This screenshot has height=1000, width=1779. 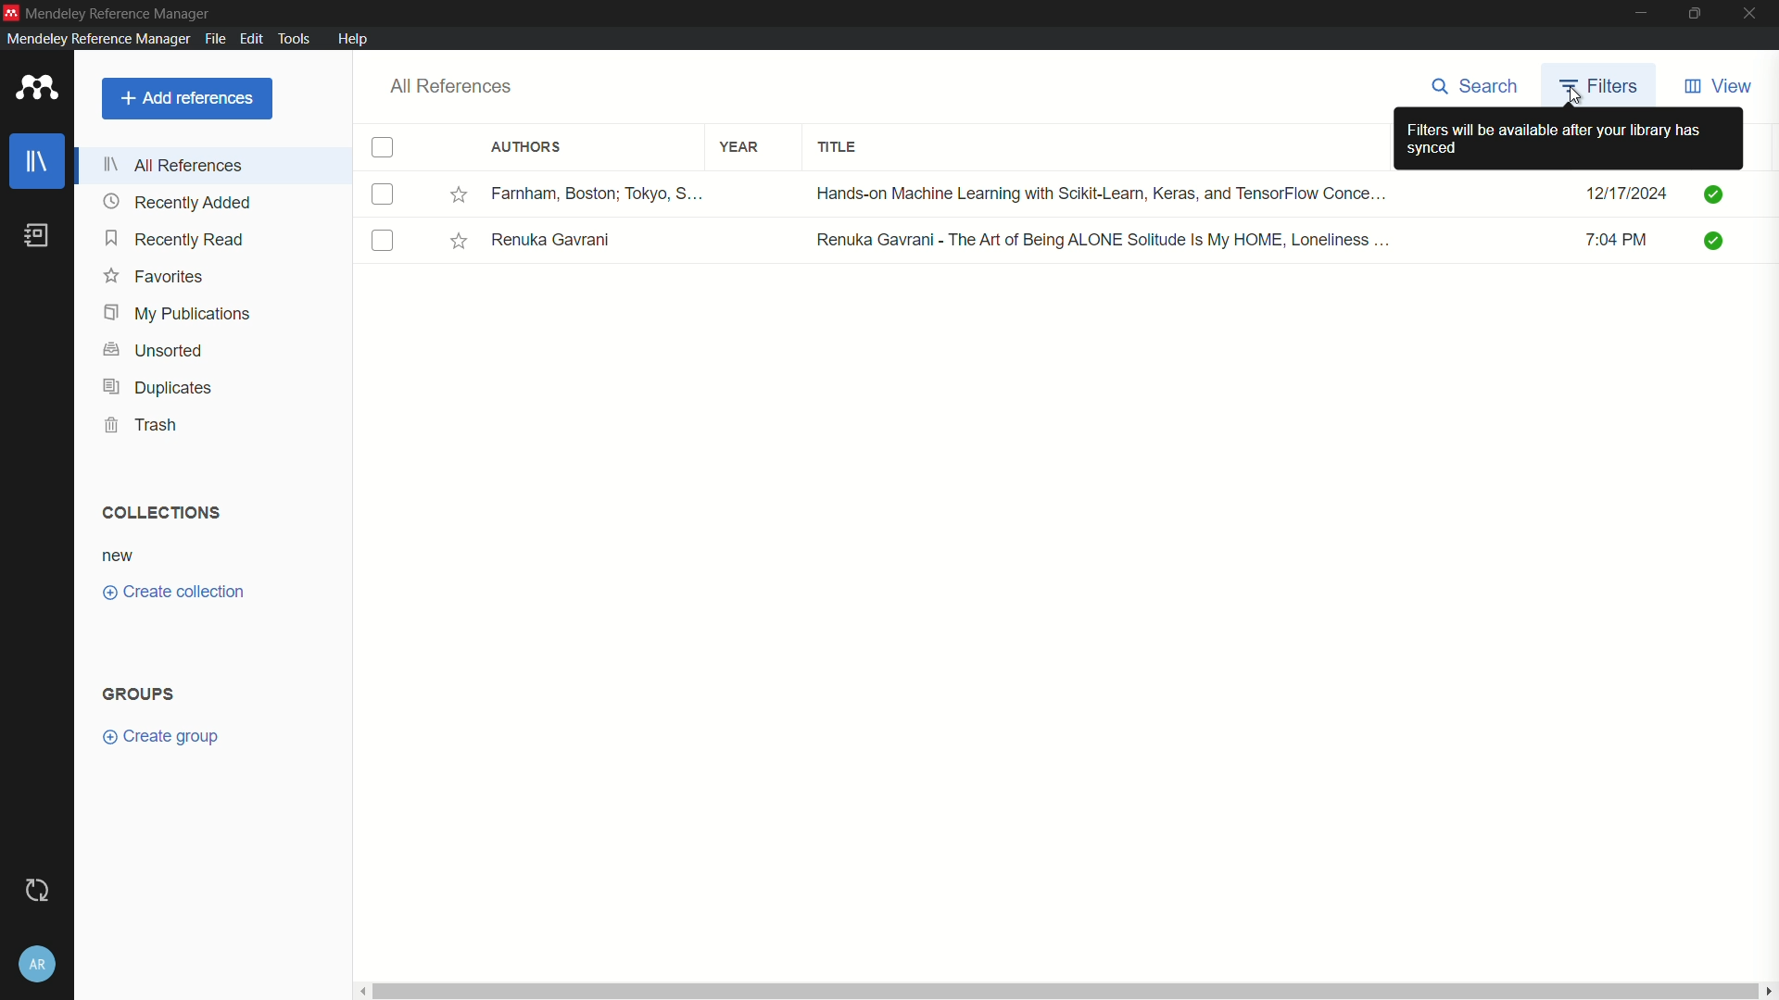 I want to click on my publications, so click(x=180, y=314).